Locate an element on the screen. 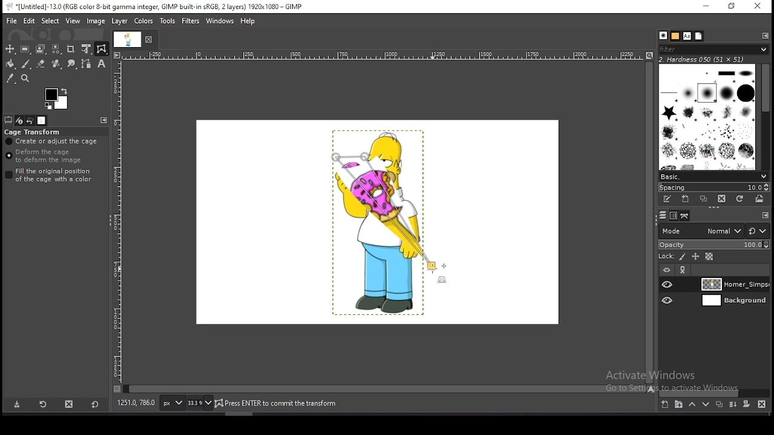 Image resolution: width=774 pixels, height=435 pixels. help is located at coordinates (248, 21).